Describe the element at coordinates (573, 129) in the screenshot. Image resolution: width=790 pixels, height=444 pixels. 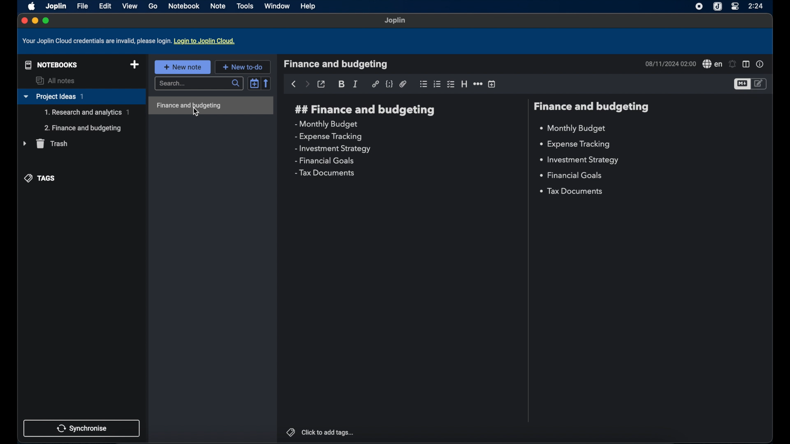
I see `monthly  budget` at that location.